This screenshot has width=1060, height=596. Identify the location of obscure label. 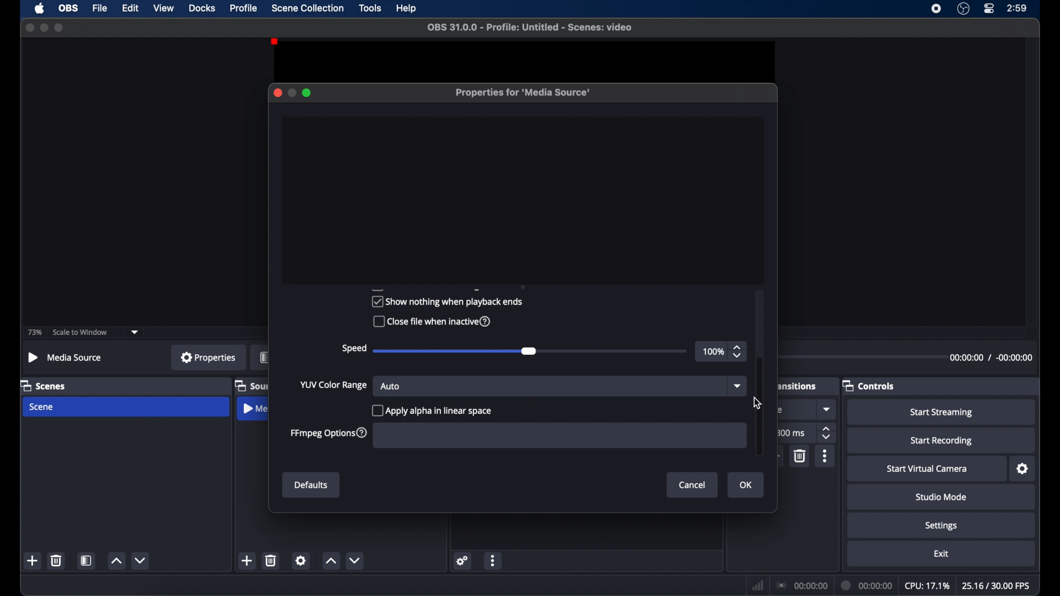
(798, 385).